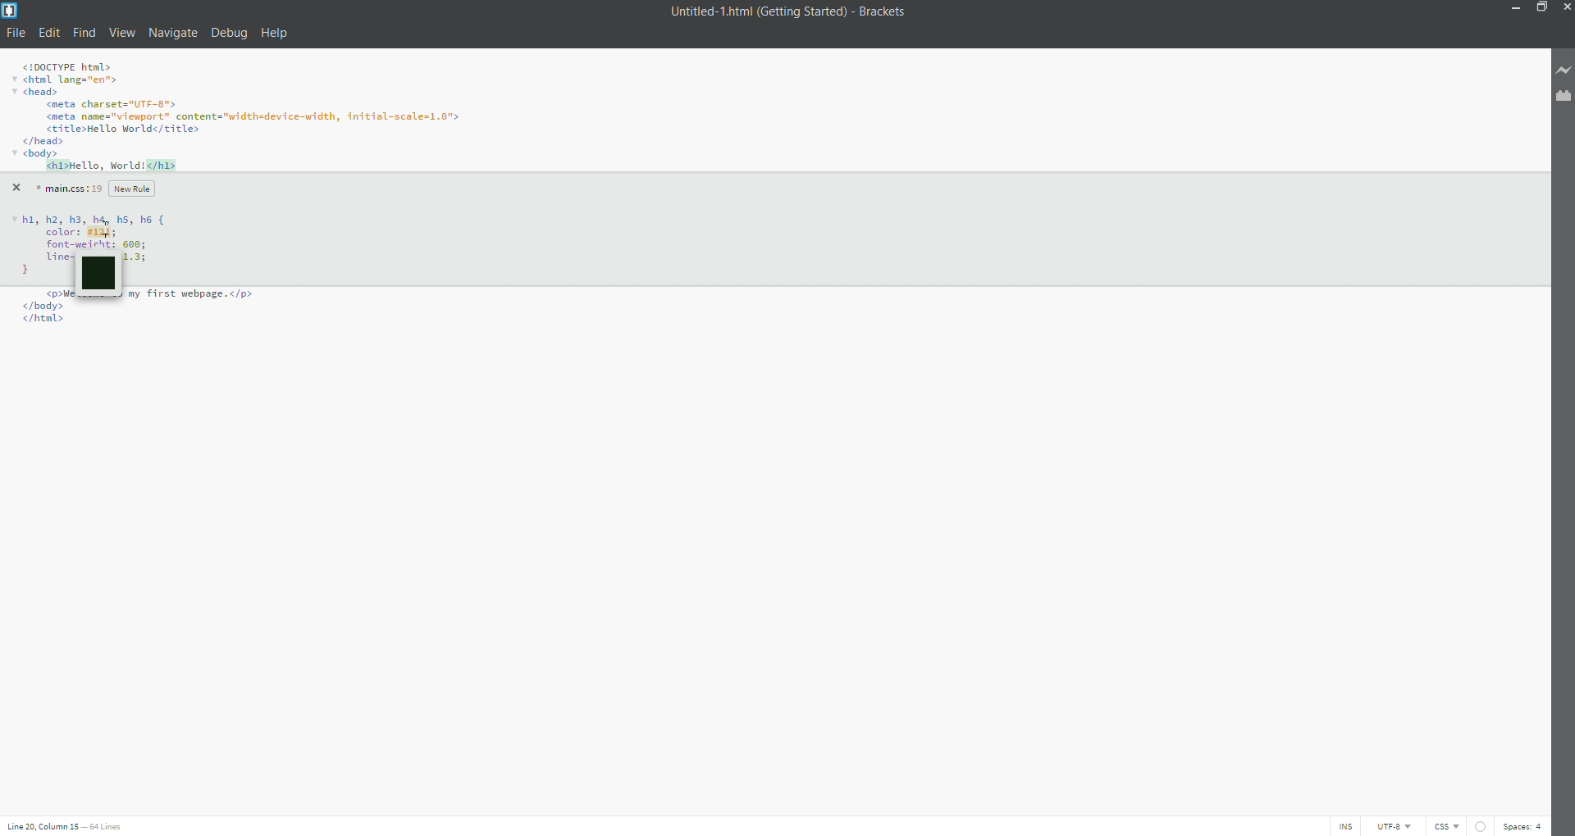 Image resolution: width=1575 pixels, height=836 pixels. I want to click on extension manager, so click(1559, 96).